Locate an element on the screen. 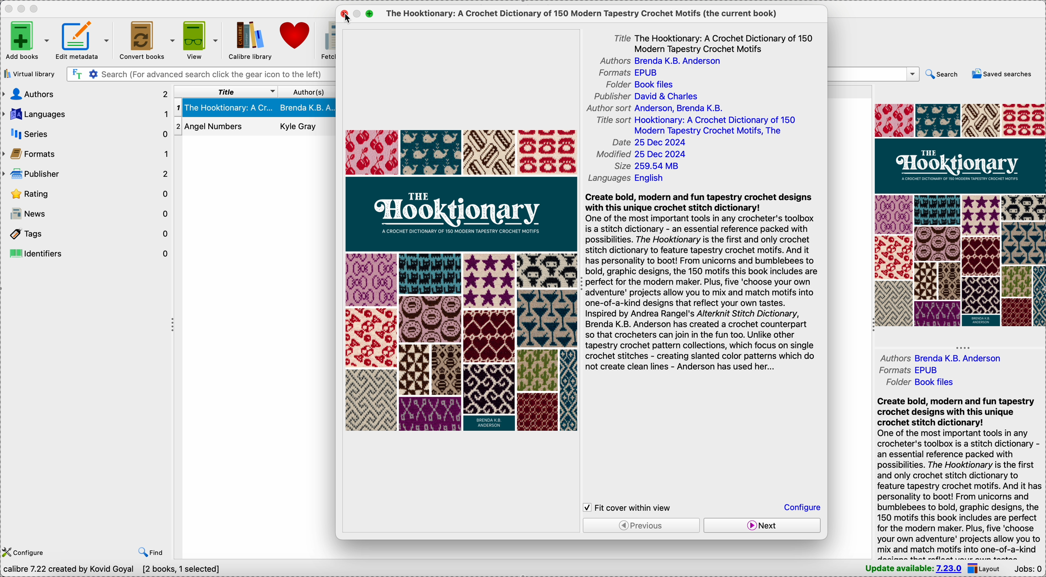 The image size is (1046, 577). Jobs: 0 is located at coordinates (1029, 570).